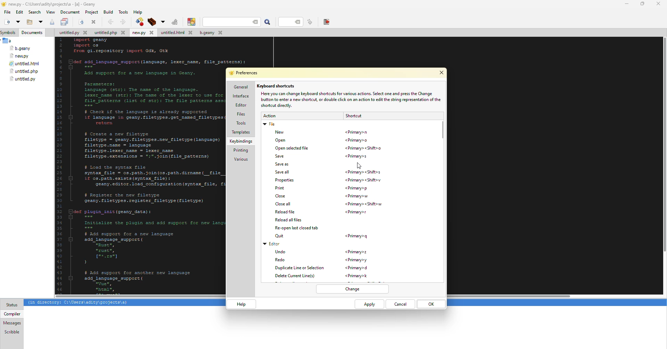  I want to click on change, so click(353, 289).